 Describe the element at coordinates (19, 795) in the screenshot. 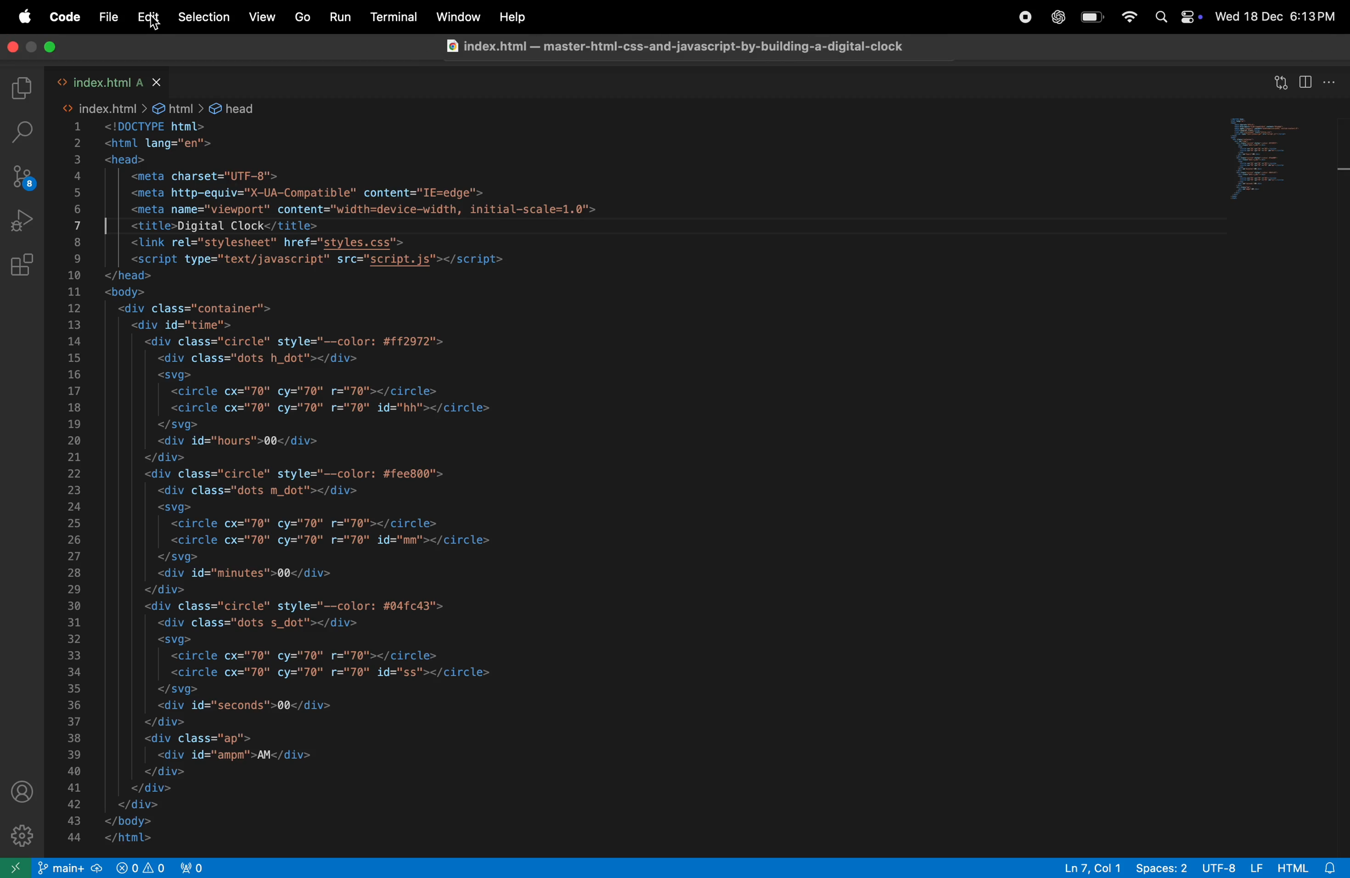

I see `profile` at that location.